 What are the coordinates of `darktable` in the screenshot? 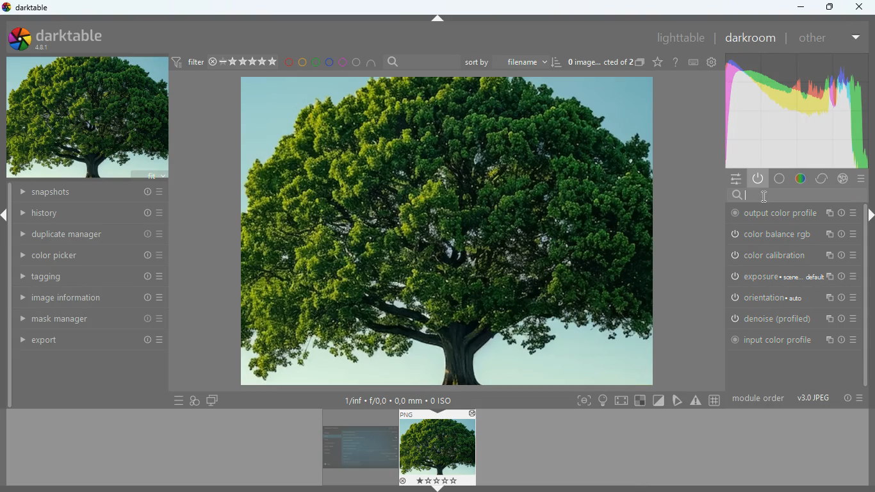 It's located at (74, 37).